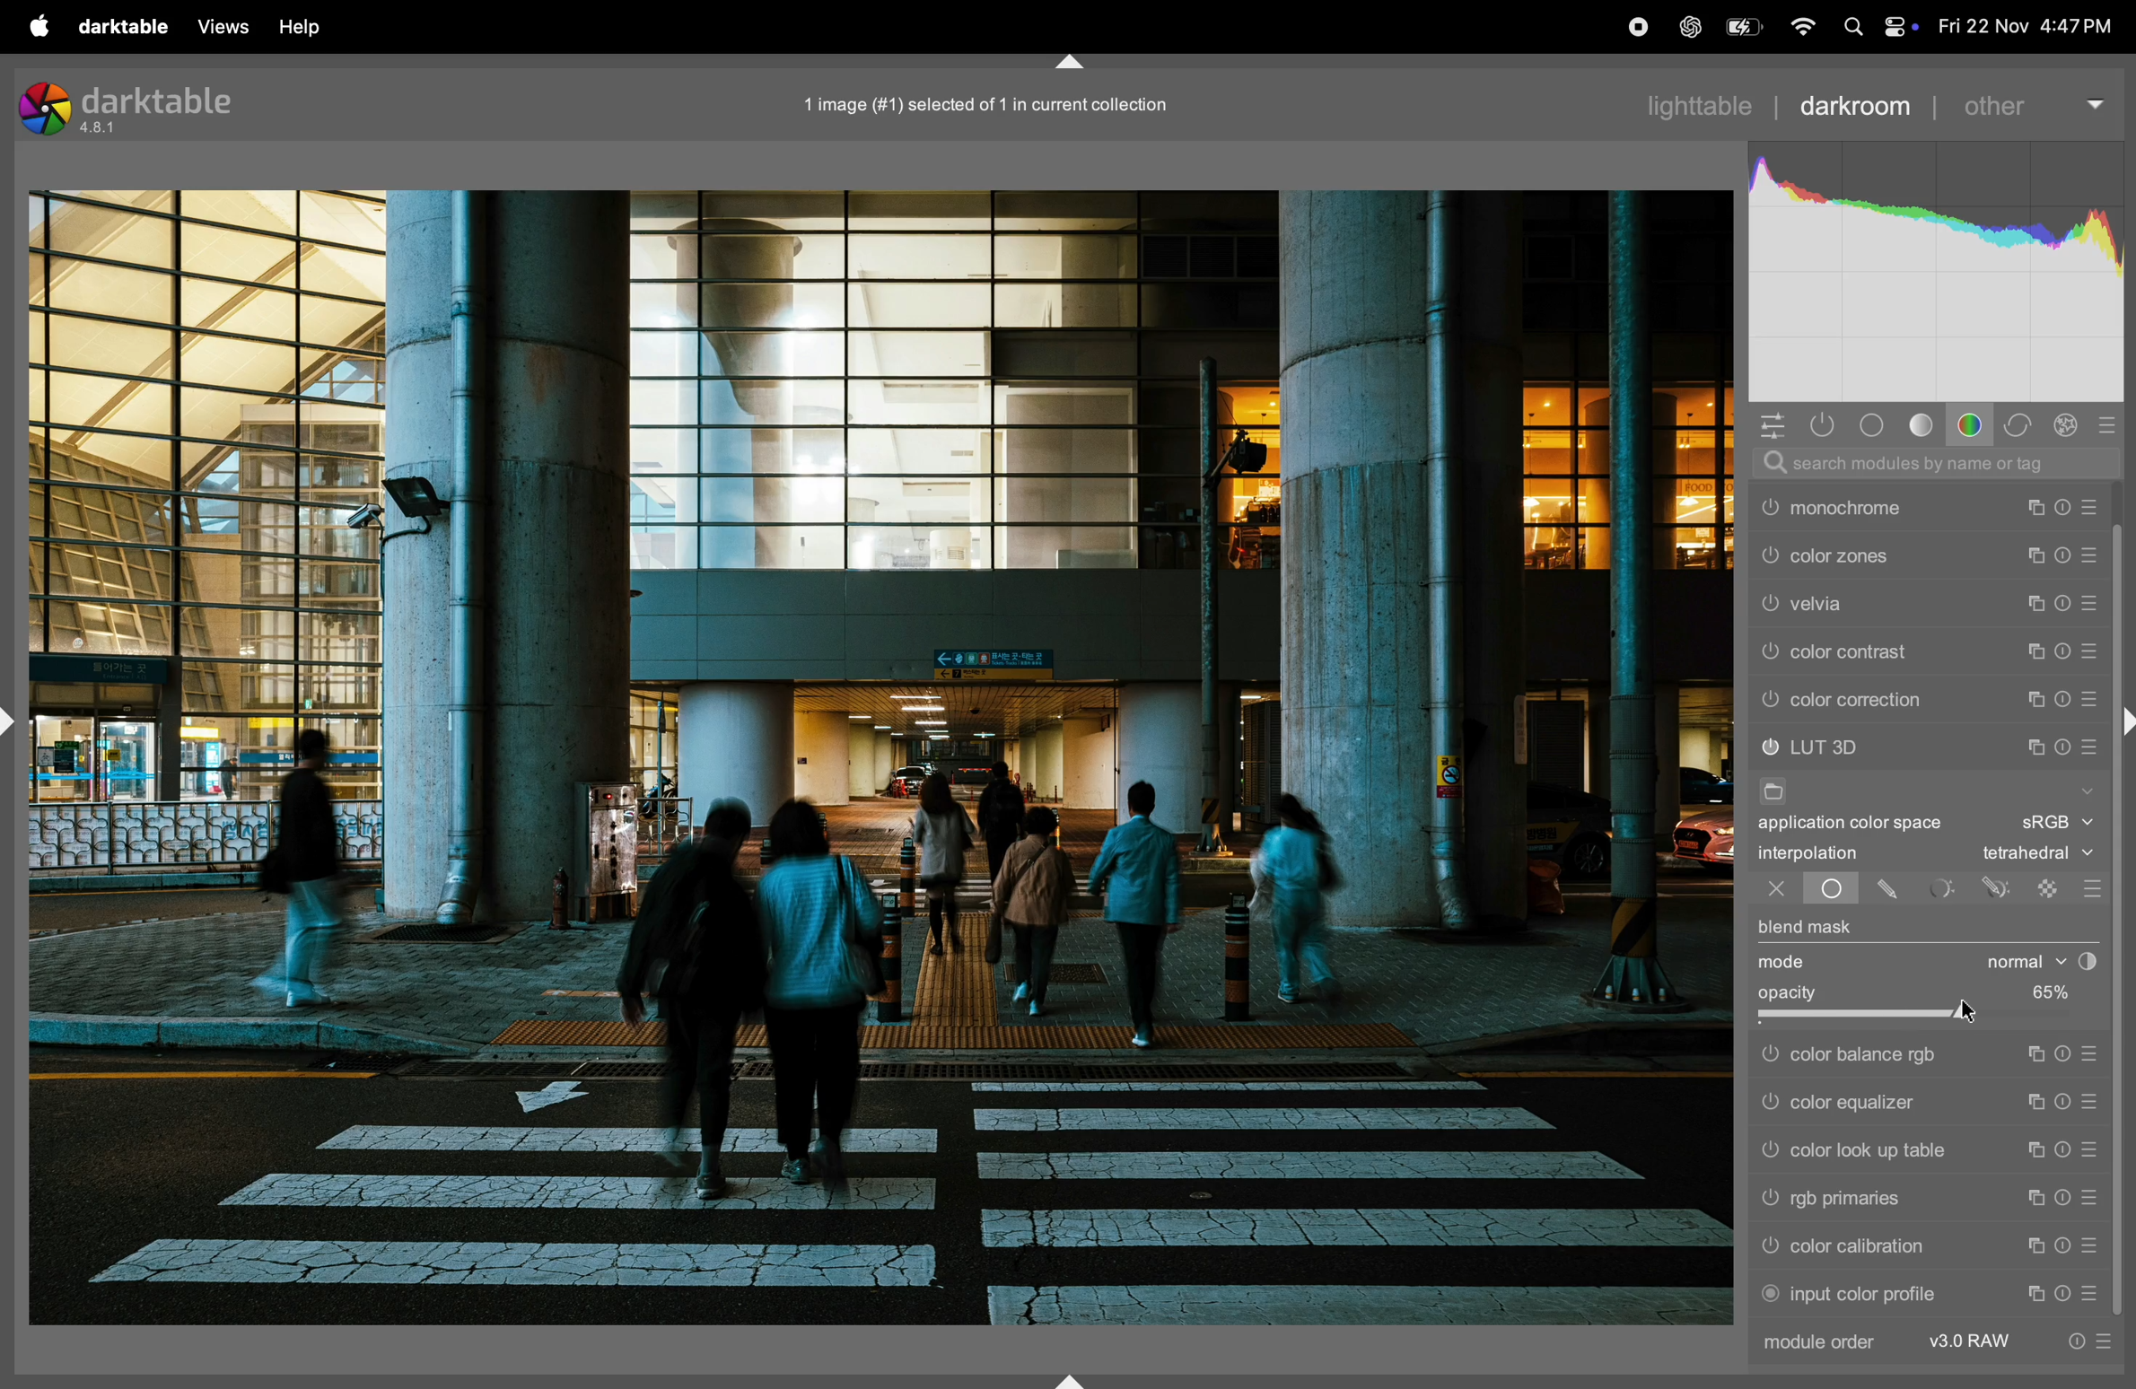 This screenshot has height=1389, width=2136. I want to click on reset, so click(2063, 1200).